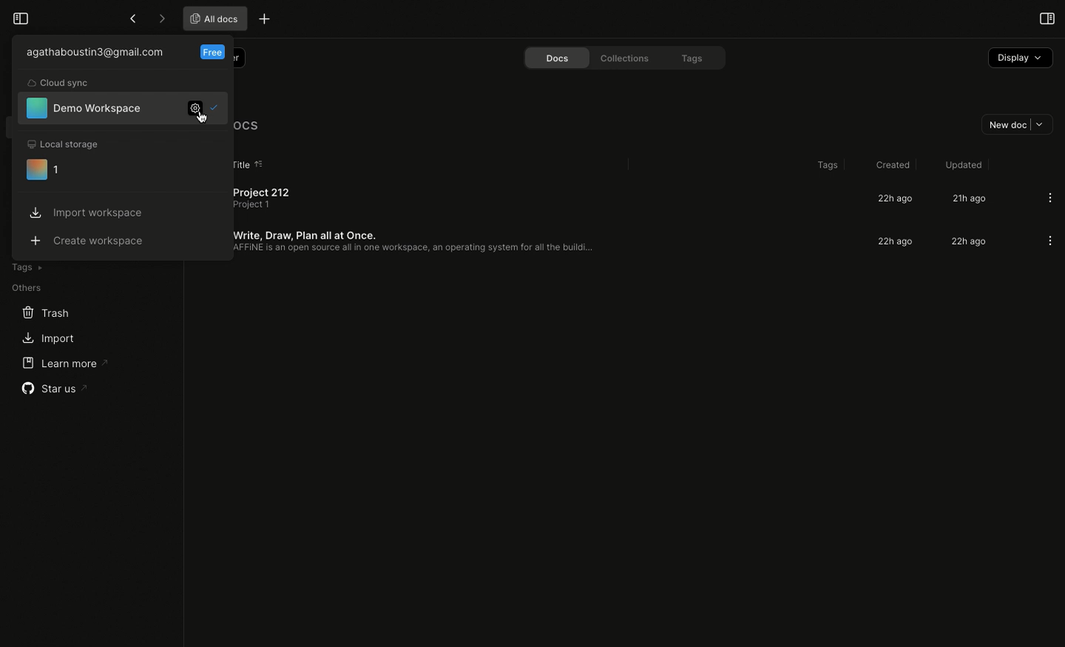  What do you see at coordinates (198, 112) in the screenshot?
I see `Settings` at bounding box center [198, 112].